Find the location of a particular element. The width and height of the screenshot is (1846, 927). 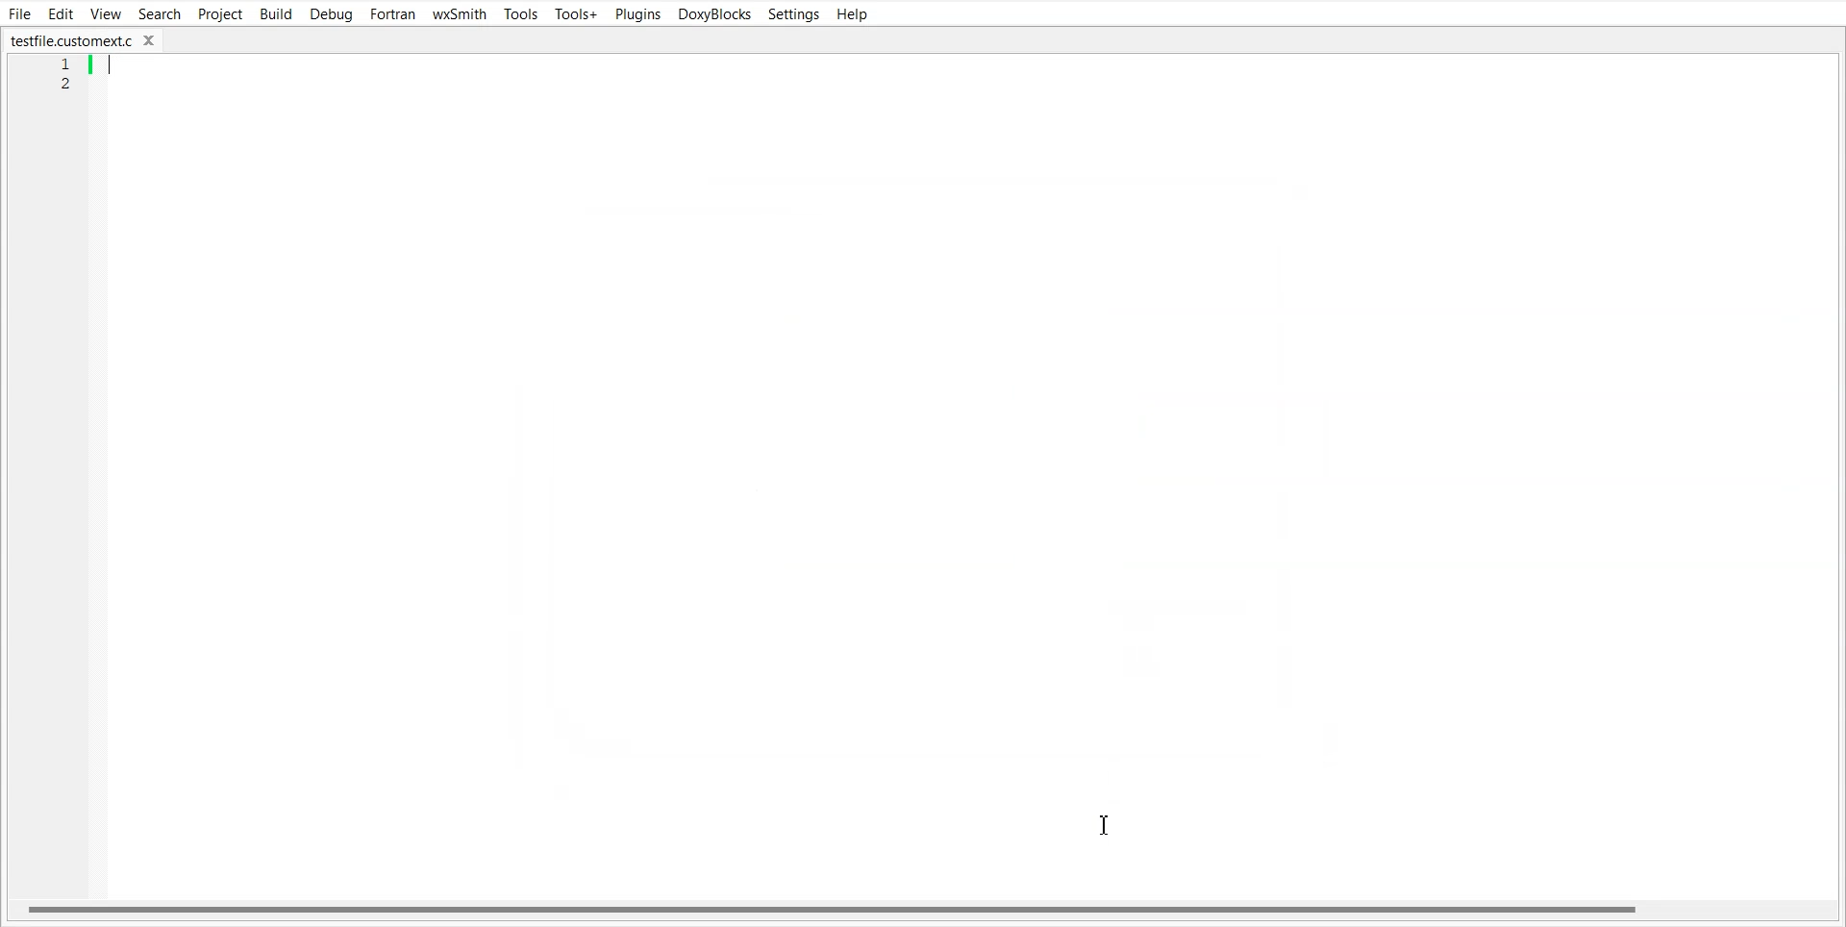

Text Cursor is located at coordinates (1109, 826).